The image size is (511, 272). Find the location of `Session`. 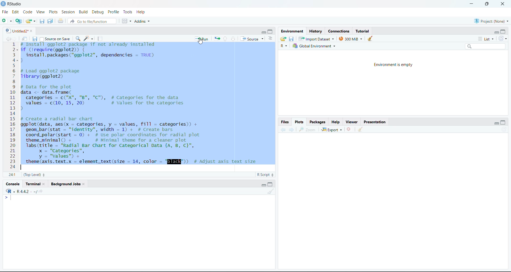

Session is located at coordinates (68, 12).